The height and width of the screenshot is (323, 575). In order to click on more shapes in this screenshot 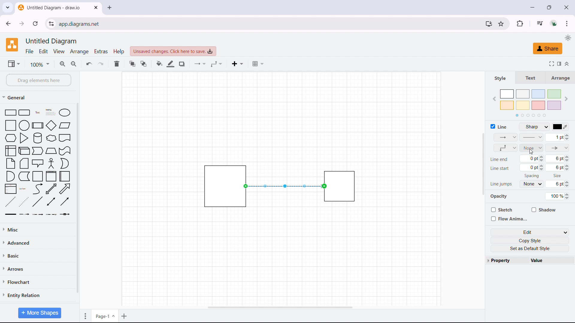, I will do `click(39, 313)`.